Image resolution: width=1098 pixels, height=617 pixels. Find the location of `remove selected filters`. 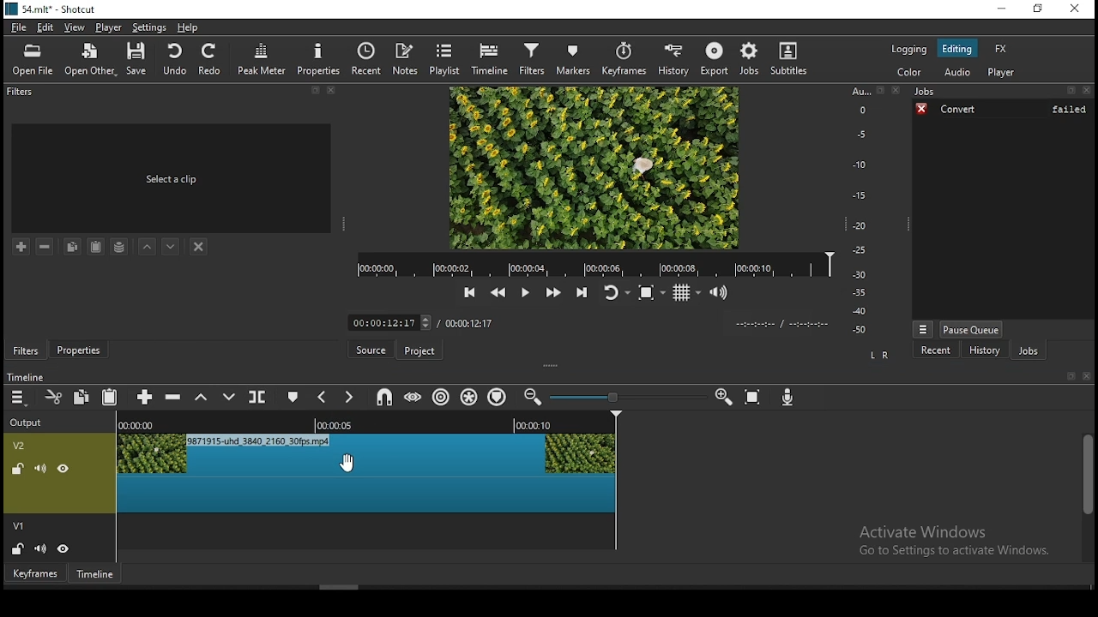

remove selected filters is located at coordinates (47, 245).